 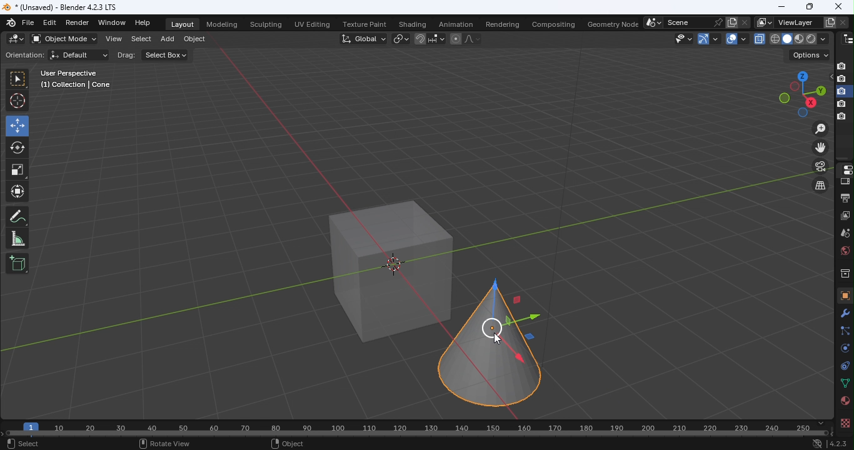 What do you see at coordinates (701, 38) in the screenshot?
I see `Gizmo` at bounding box center [701, 38].